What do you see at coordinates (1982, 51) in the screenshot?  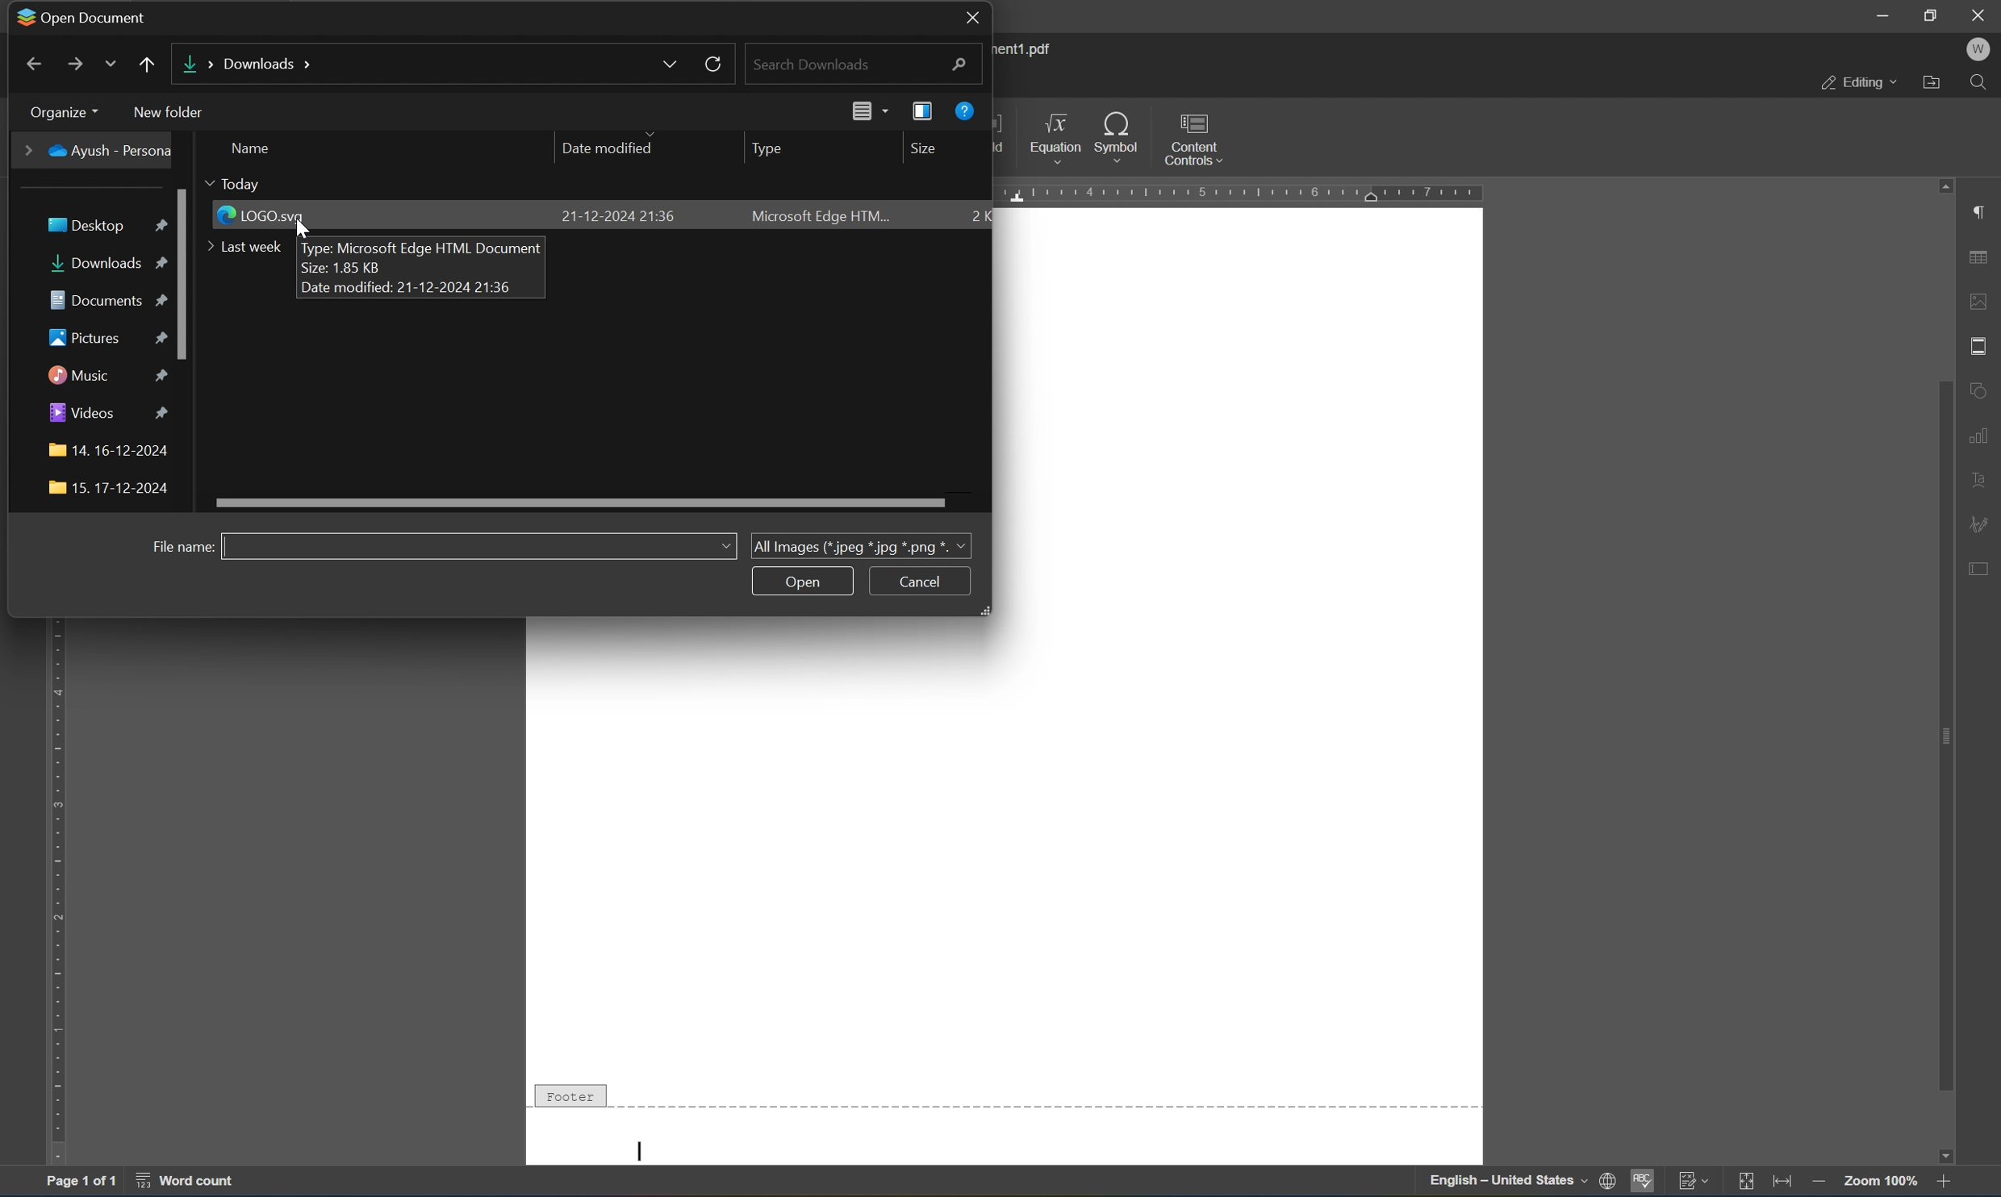 I see `profile` at bounding box center [1982, 51].